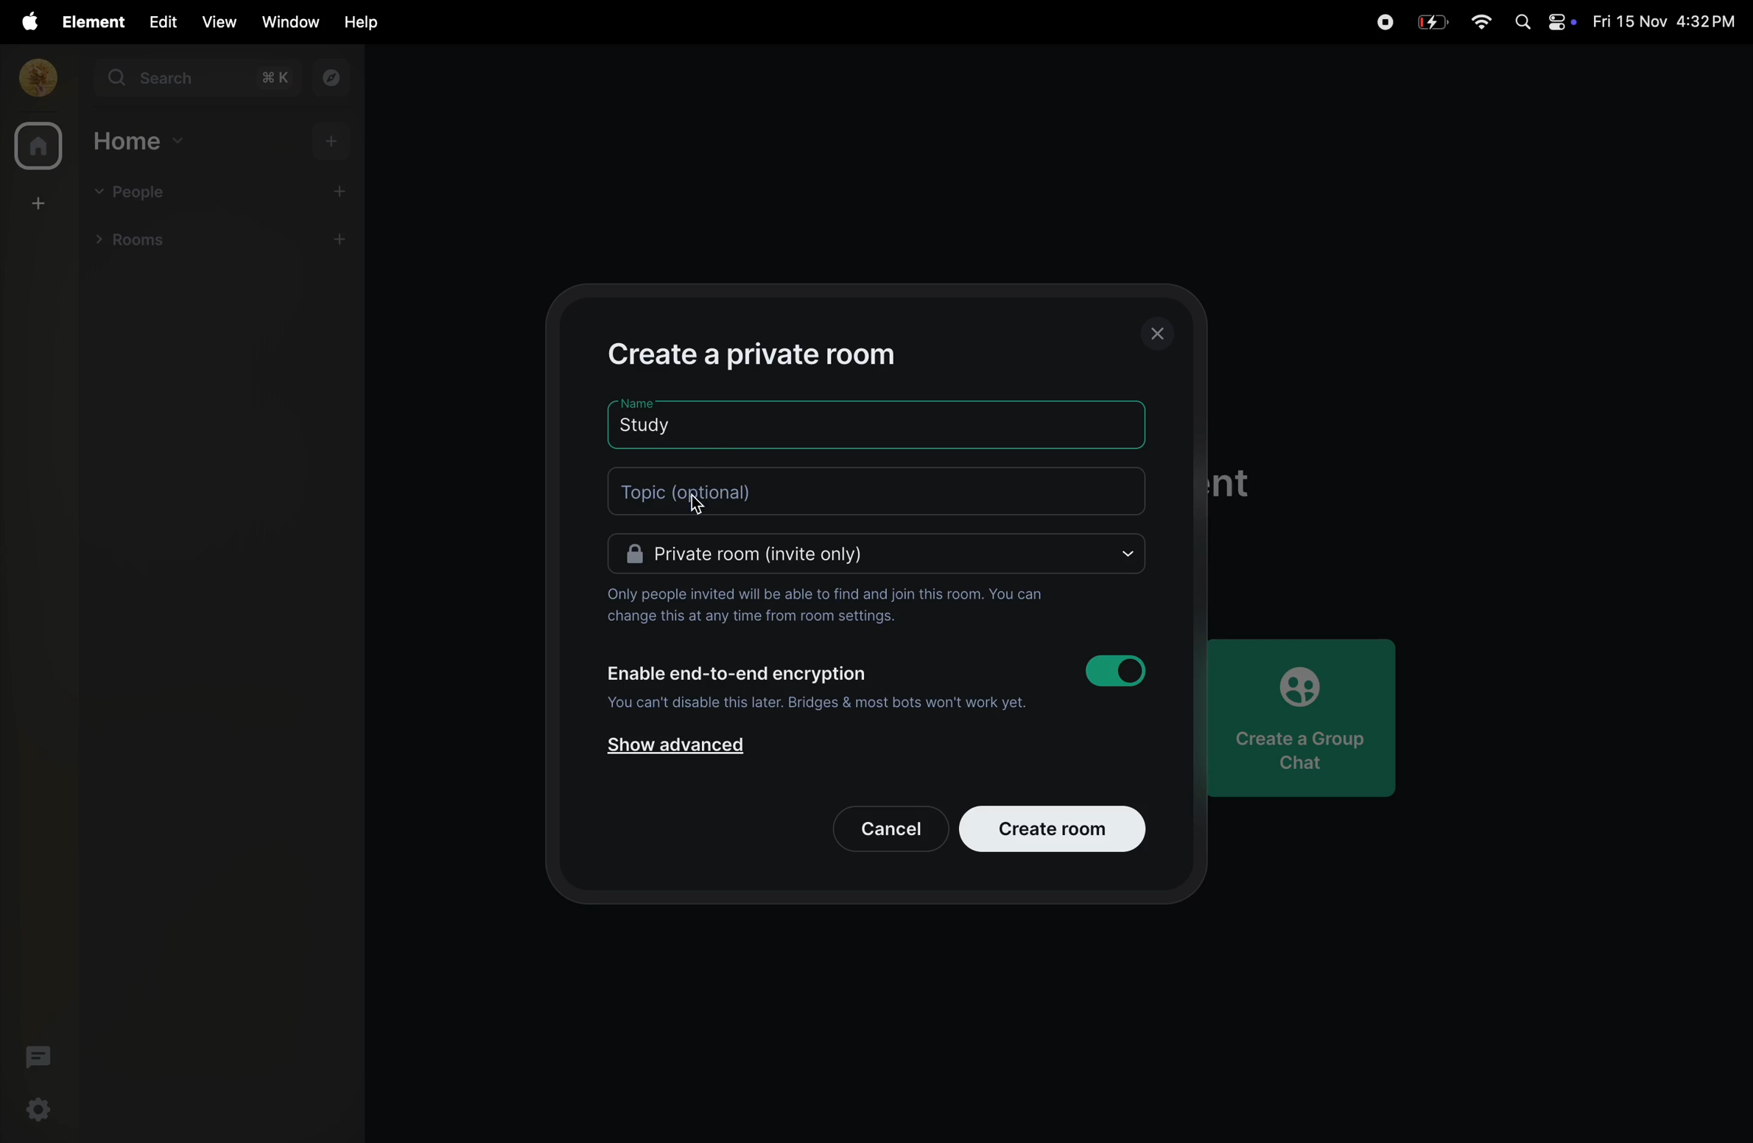  I want to click on toggle on, so click(1121, 671).